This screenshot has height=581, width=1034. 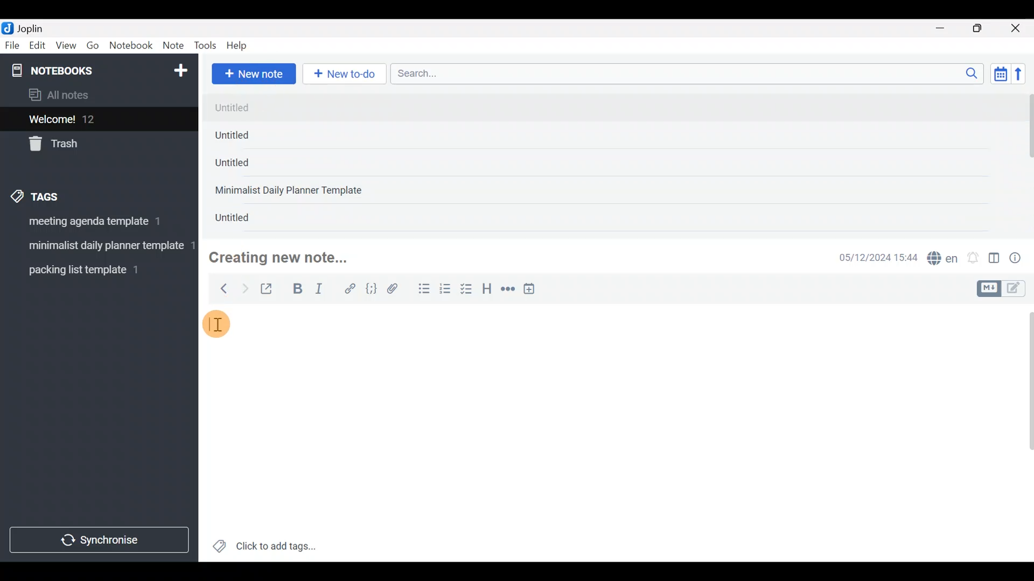 What do you see at coordinates (445, 291) in the screenshot?
I see `Numbered list` at bounding box center [445, 291].